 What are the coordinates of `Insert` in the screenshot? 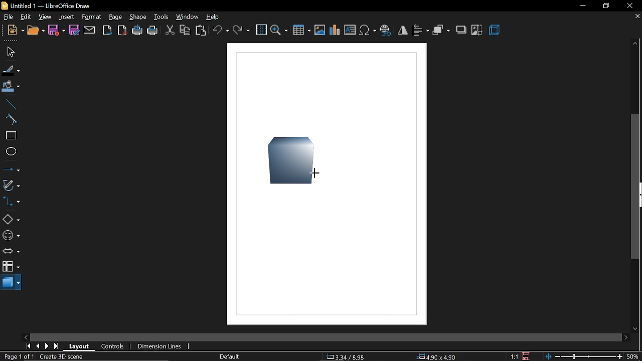 It's located at (67, 17).